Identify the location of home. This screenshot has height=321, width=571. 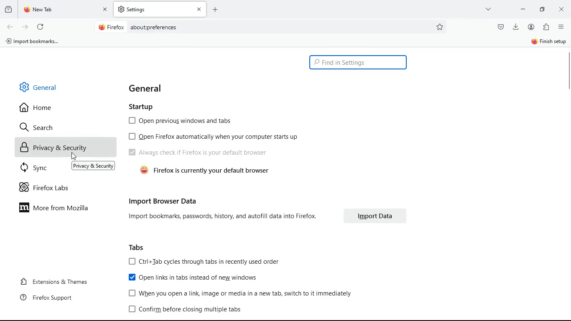
(39, 107).